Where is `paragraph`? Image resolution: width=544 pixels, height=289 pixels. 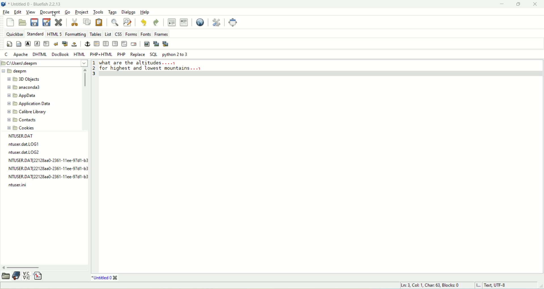 paragraph is located at coordinates (46, 43).